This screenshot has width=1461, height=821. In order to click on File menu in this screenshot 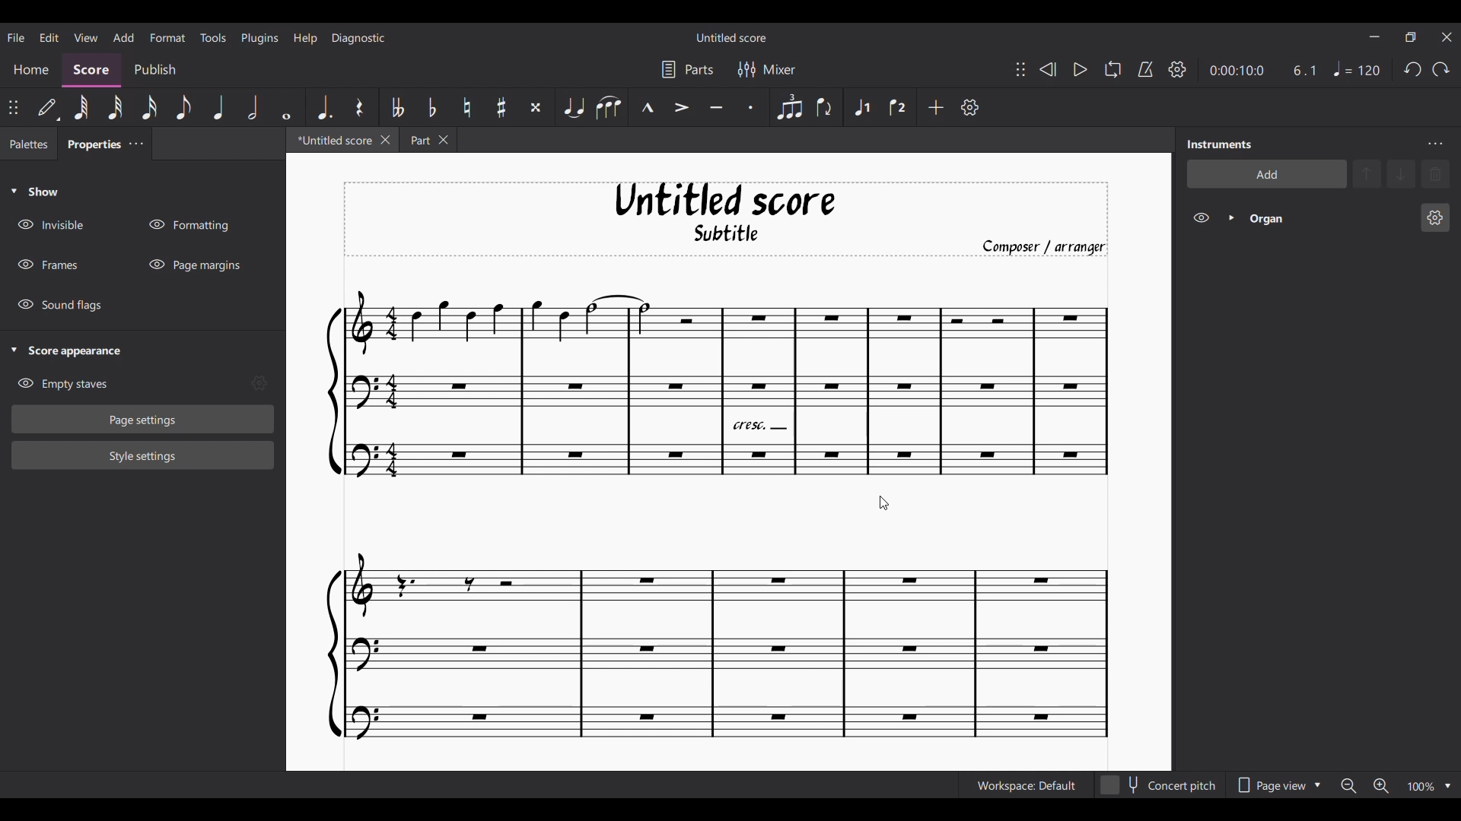, I will do `click(16, 36)`.